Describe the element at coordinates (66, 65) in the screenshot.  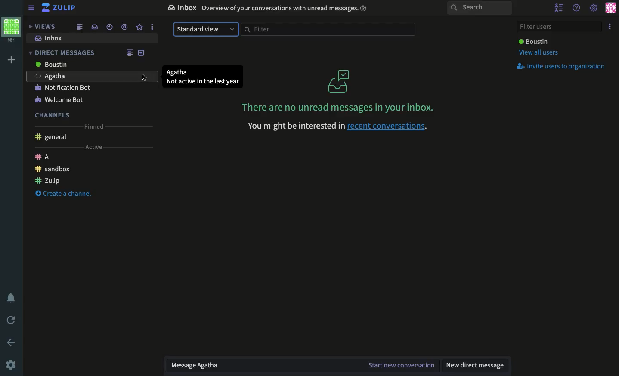
I see `Users` at that location.